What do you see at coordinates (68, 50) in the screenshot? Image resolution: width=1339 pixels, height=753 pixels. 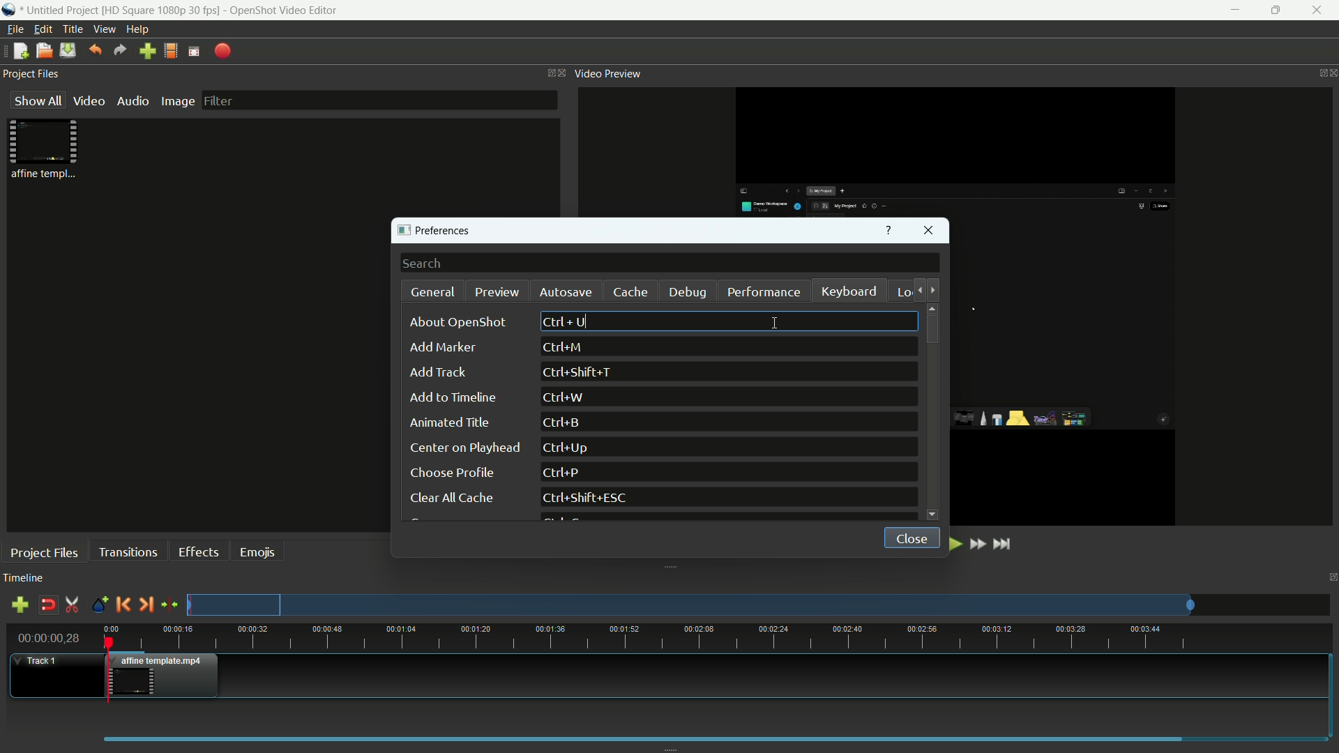 I see `save file` at bounding box center [68, 50].